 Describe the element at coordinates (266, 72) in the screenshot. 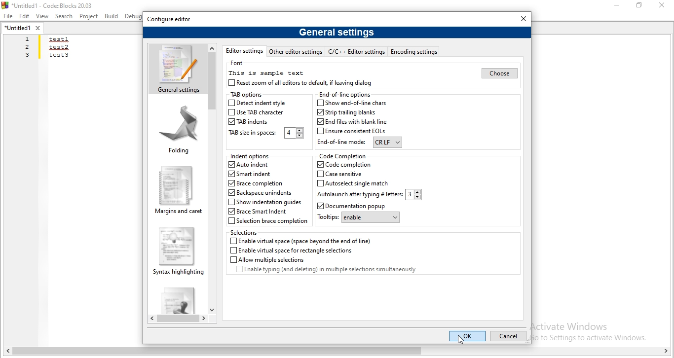

I see `This is sample text` at that location.